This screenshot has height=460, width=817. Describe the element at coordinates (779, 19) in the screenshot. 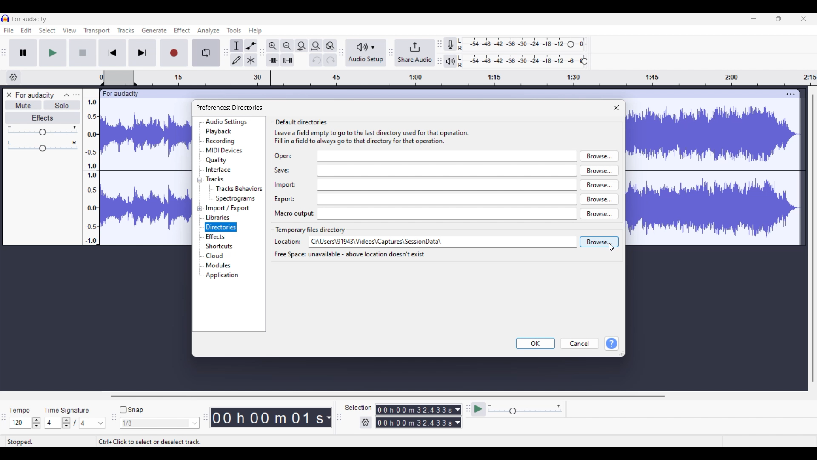

I see `Show in smaller tab` at that location.